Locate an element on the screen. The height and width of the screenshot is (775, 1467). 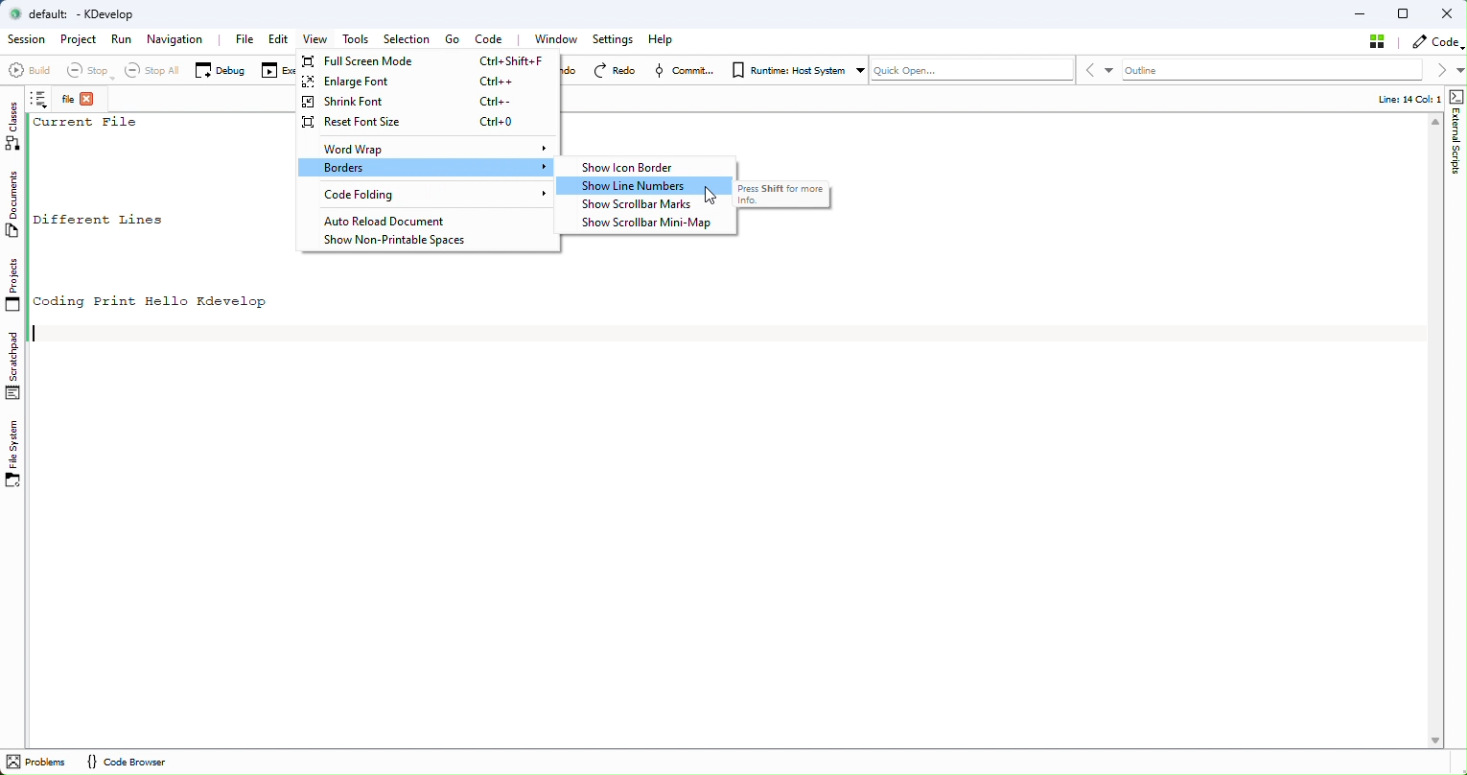
Info panel is located at coordinates (788, 197).